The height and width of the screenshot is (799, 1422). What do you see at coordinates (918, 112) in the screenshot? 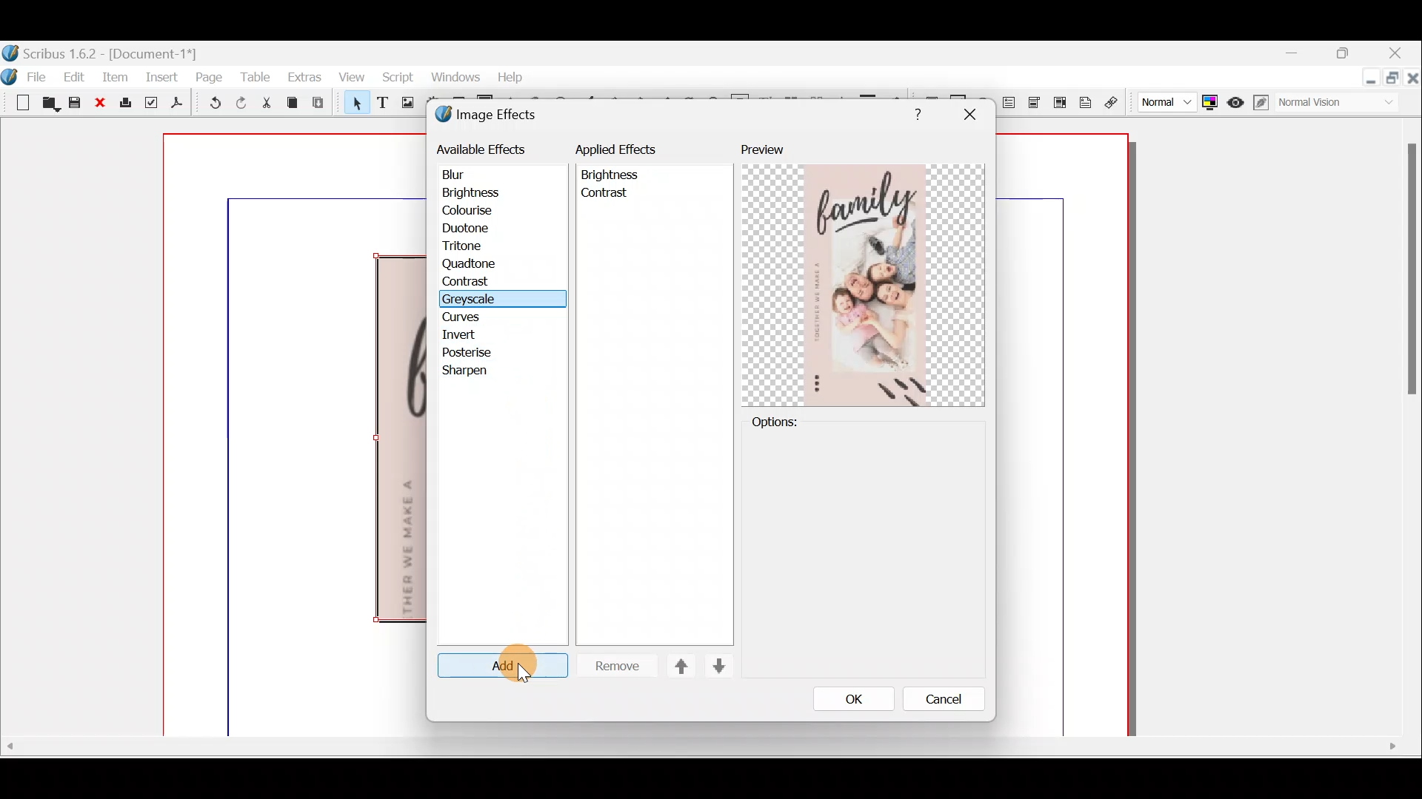
I see `Help` at bounding box center [918, 112].